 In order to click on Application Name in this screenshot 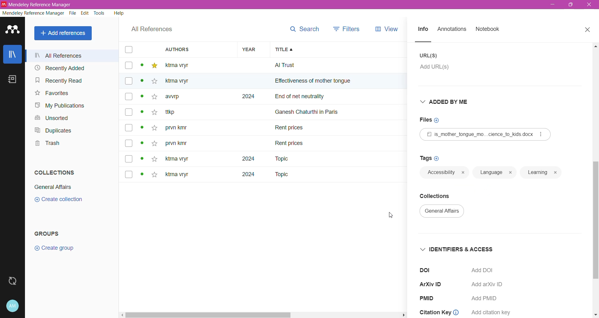, I will do `click(42, 4)`.